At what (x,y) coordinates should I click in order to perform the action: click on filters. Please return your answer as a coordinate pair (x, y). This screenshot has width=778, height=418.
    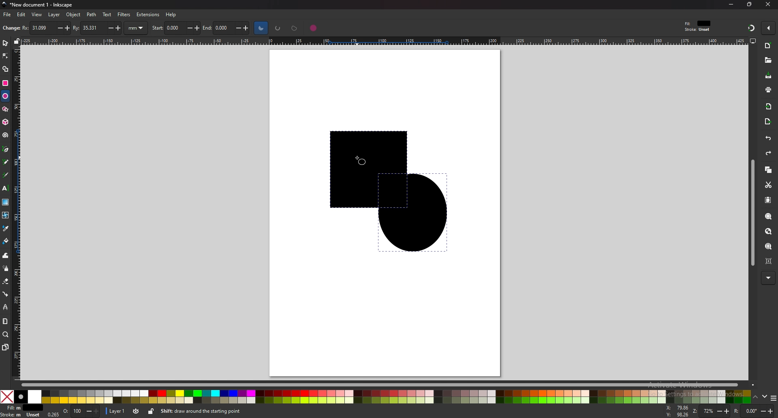
    Looking at the image, I should click on (124, 15).